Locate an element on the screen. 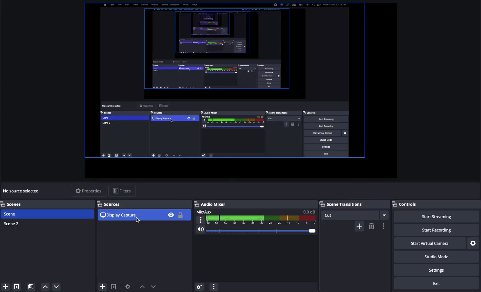 This screenshot has height=292, width=481. Start streaming is located at coordinates (437, 216).